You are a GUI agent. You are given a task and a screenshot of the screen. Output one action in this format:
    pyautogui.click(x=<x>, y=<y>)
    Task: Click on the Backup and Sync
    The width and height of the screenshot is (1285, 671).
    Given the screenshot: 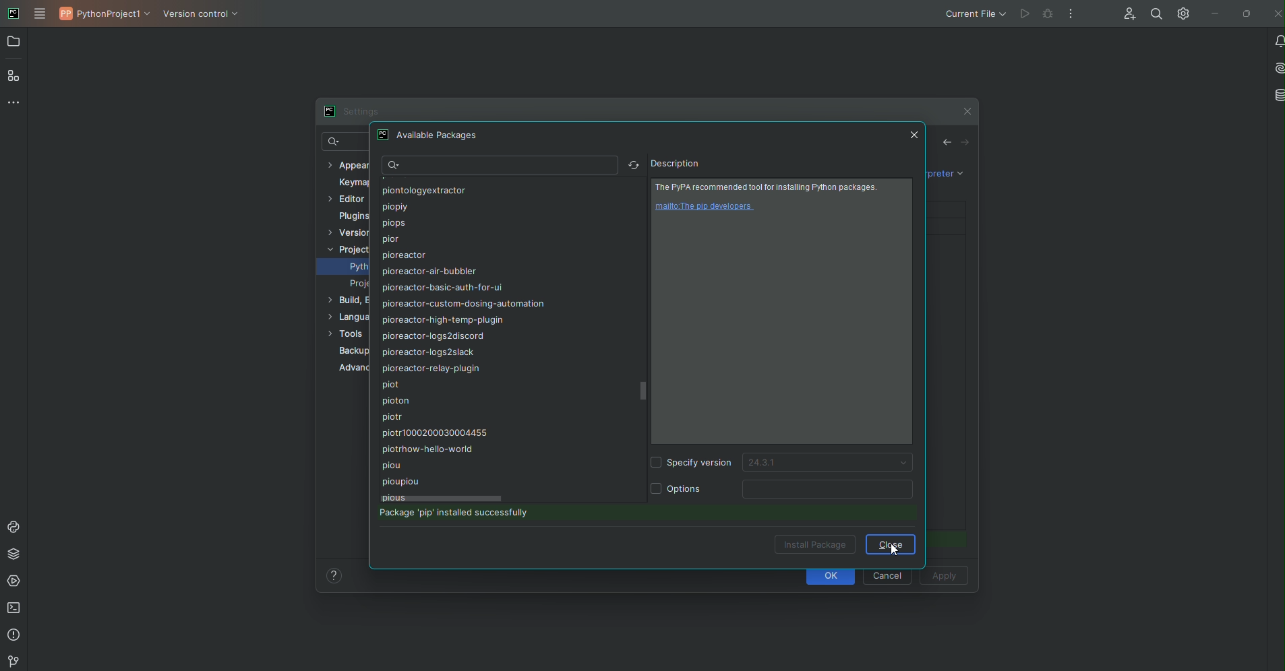 What is the action you would take?
    pyautogui.click(x=353, y=351)
    